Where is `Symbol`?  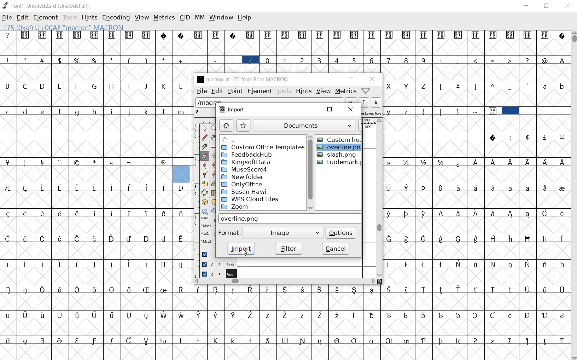 Symbol is located at coordinates (62, 264).